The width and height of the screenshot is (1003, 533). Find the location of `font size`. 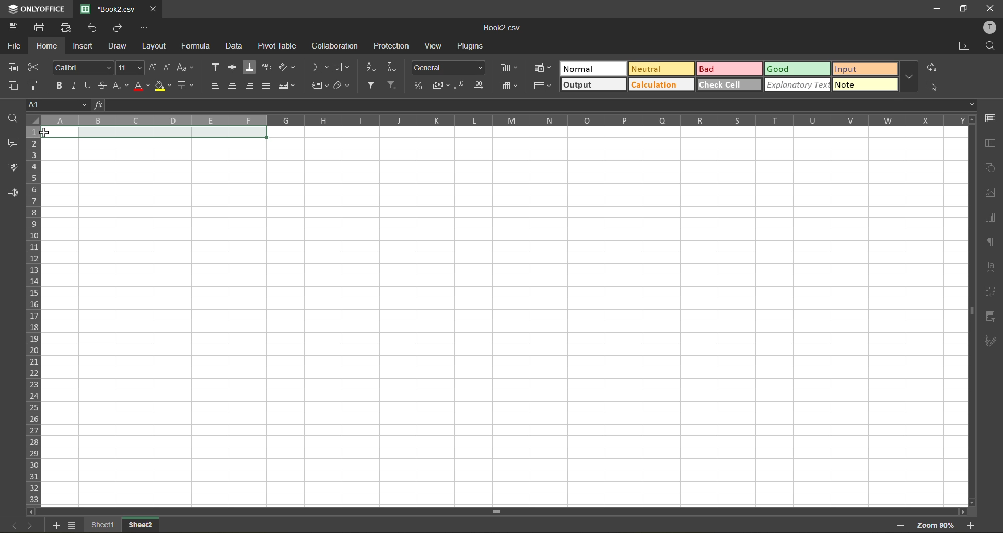

font size is located at coordinates (129, 68).